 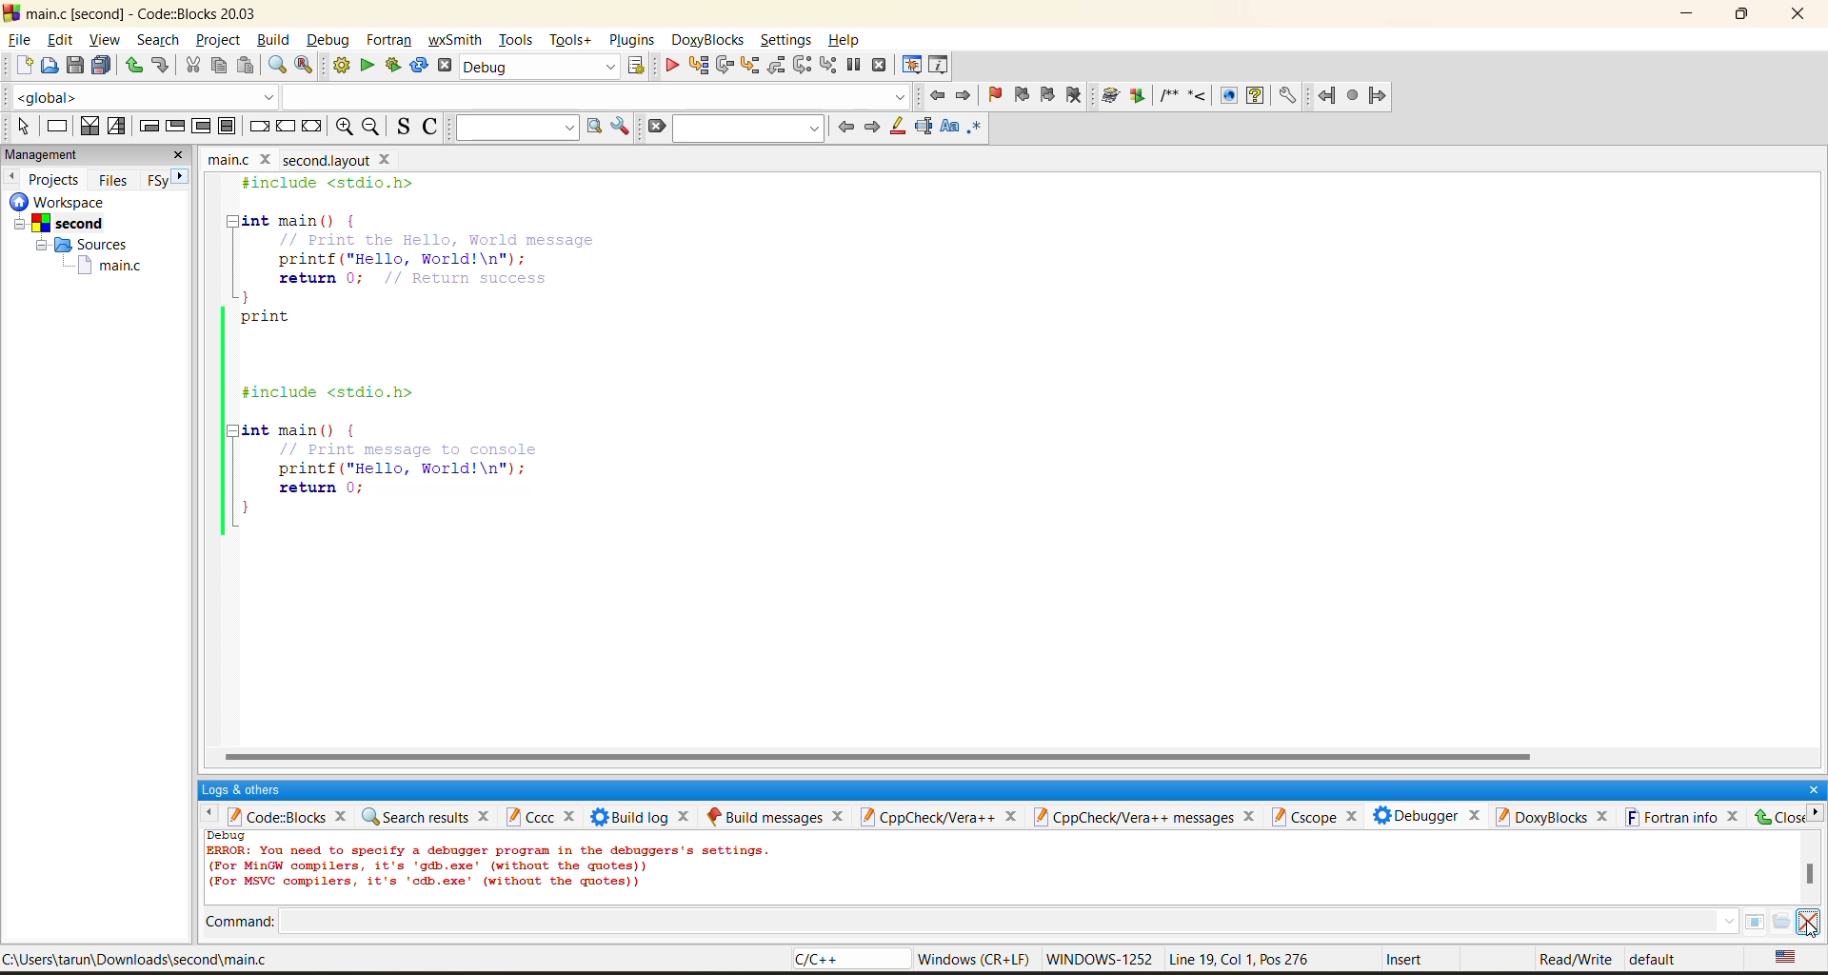 What do you see at coordinates (640, 70) in the screenshot?
I see `show select target dialog` at bounding box center [640, 70].